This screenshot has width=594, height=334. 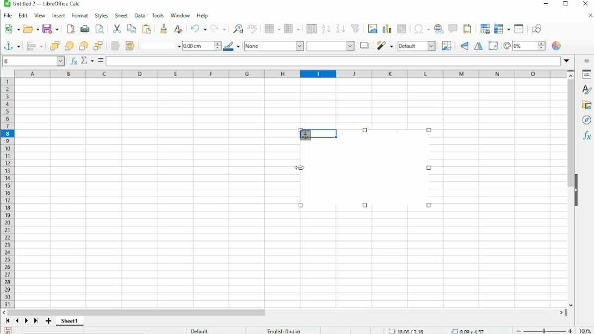 I want to click on Edit, so click(x=23, y=16).